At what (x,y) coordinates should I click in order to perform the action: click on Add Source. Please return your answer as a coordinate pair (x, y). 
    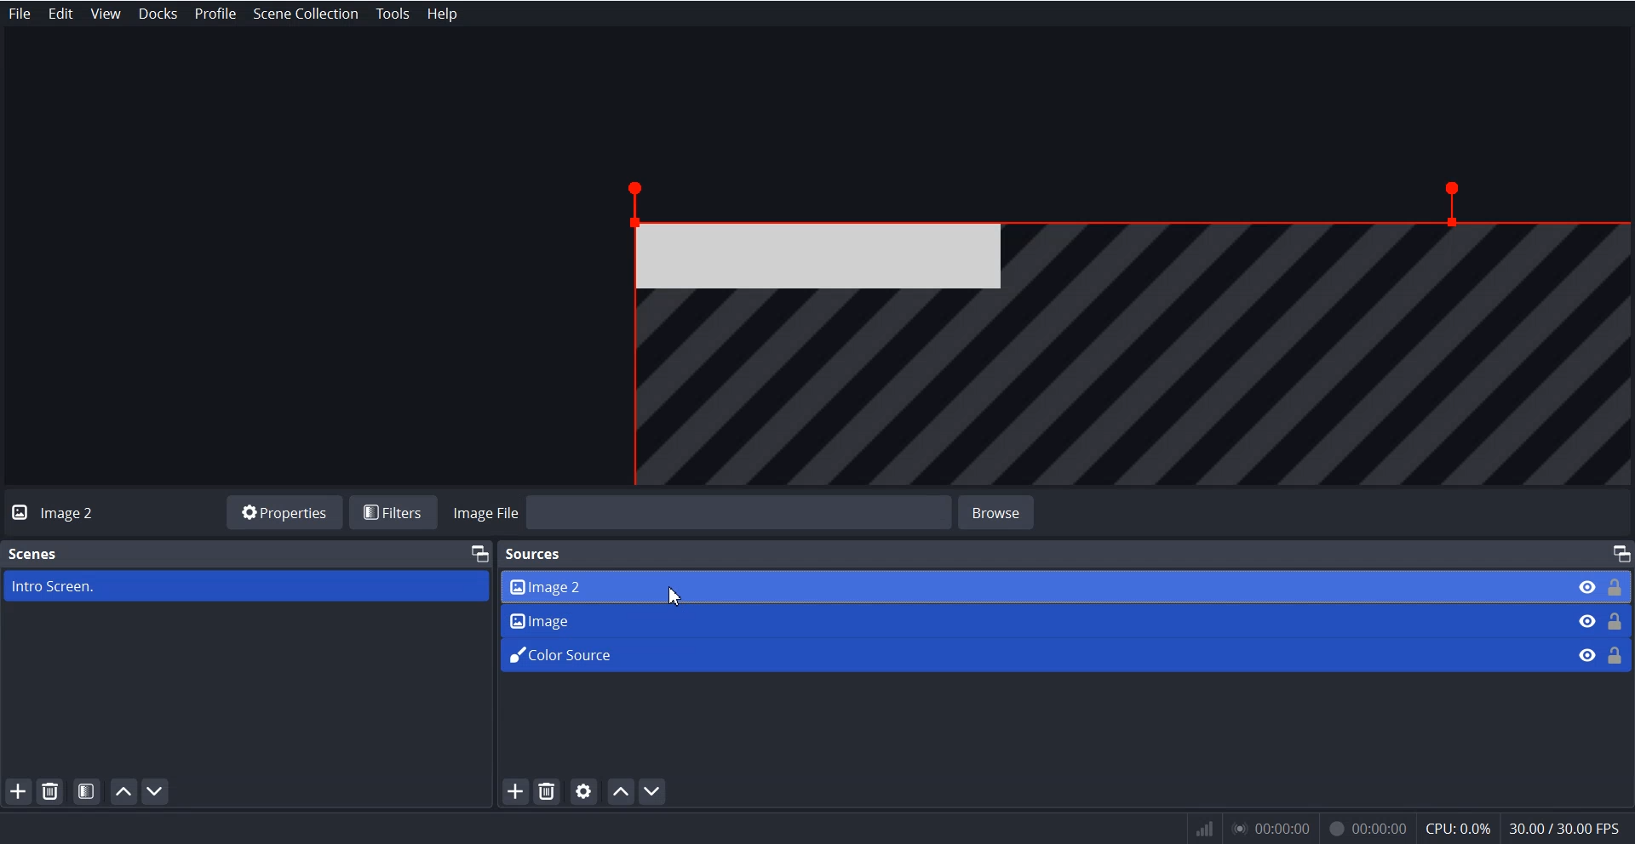
    Looking at the image, I should click on (513, 795).